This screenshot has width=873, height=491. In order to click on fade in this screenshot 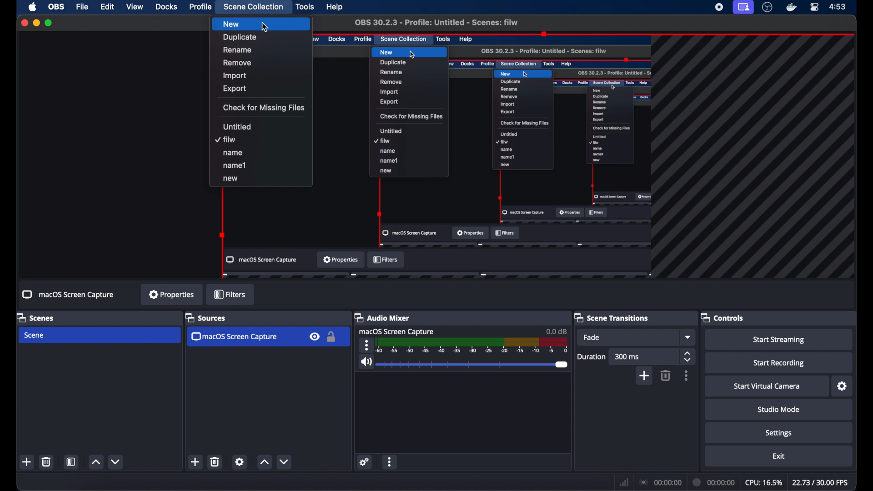, I will do `click(591, 338)`.